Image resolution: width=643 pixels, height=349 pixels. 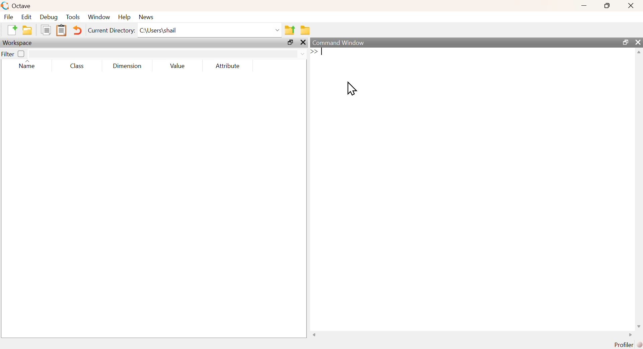 What do you see at coordinates (180, 66) in the screenshot?
I see `Value` at bounding box center [180, 66].